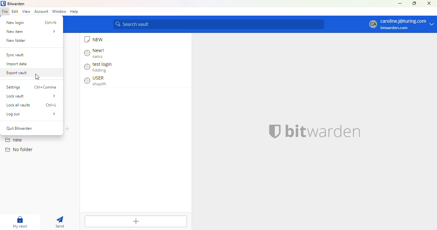 This screenshot has height=230, width=437. I want to click on logo, so click(3, 4).